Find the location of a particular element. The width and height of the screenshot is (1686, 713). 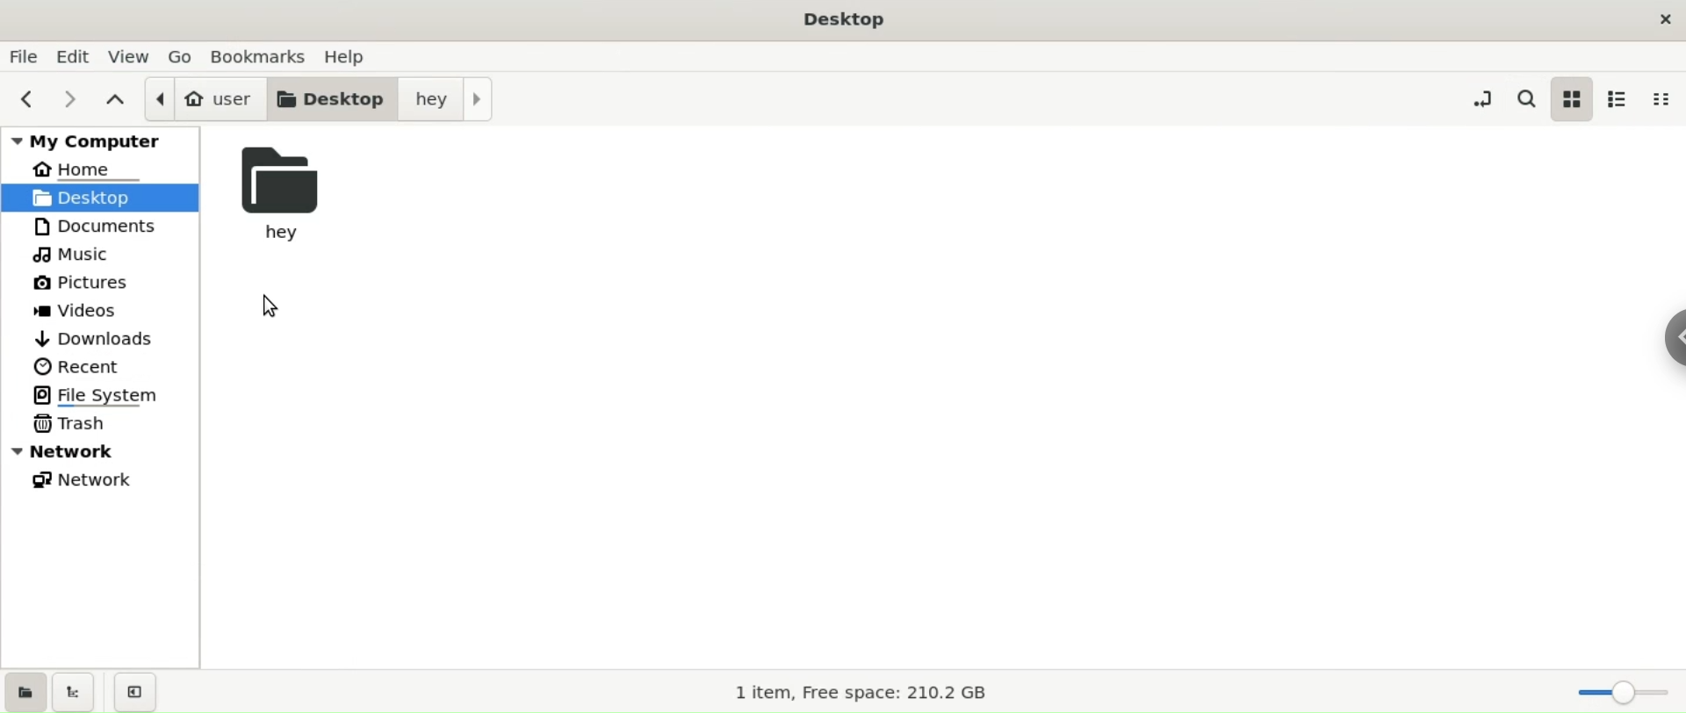

videos is located at coordinates (112, 313).